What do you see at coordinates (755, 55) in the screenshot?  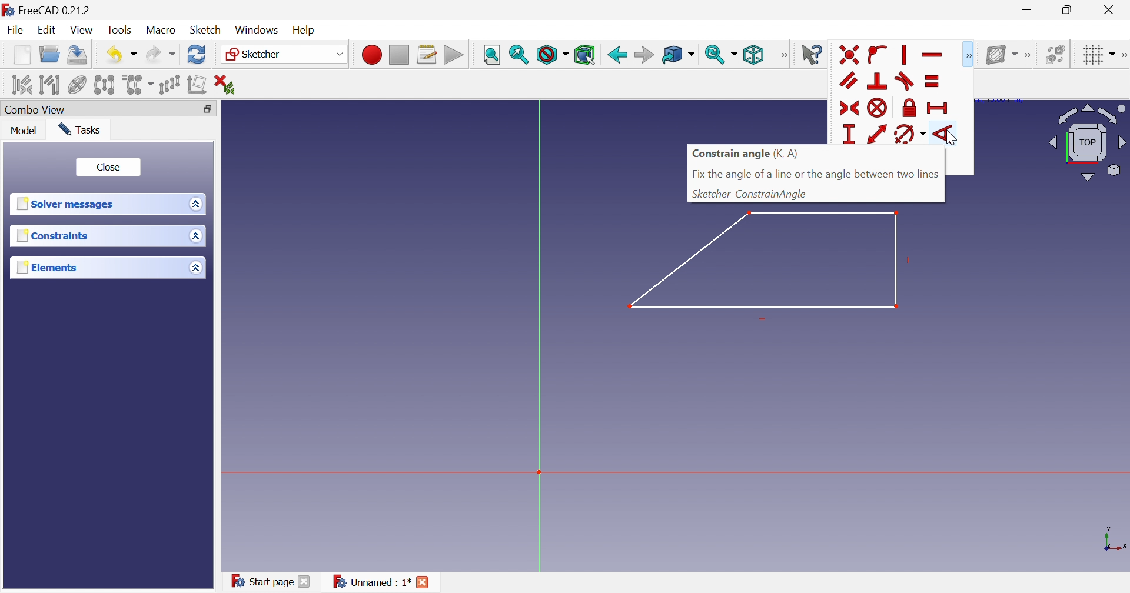 I see `Isometric` at bounding box center [755, 55].